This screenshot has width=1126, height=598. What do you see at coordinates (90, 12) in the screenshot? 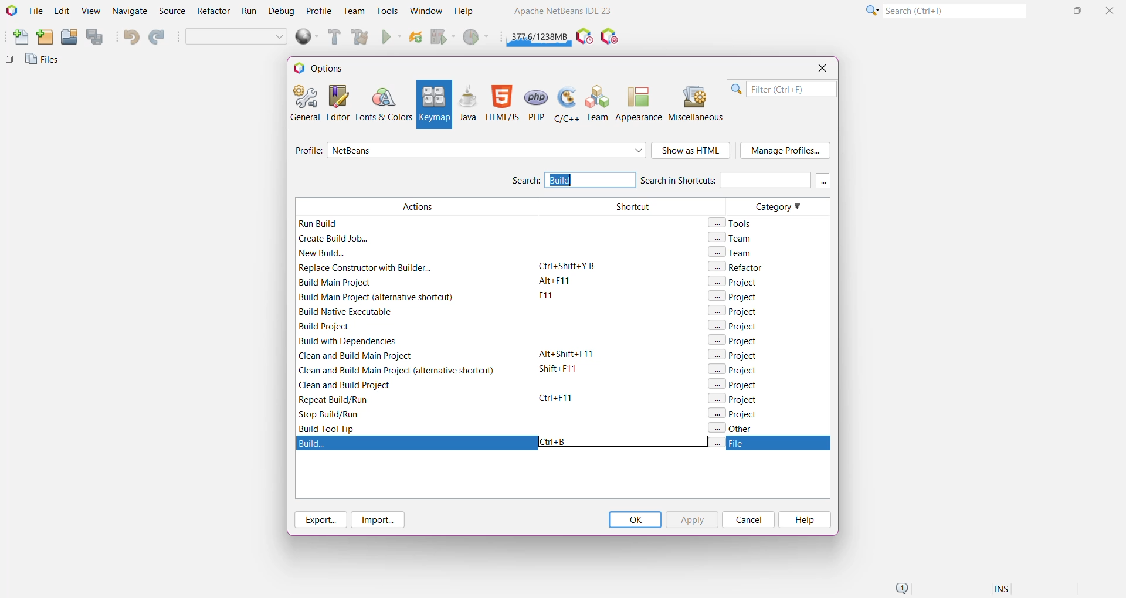
I see `View` at bounding box center [90, 12].